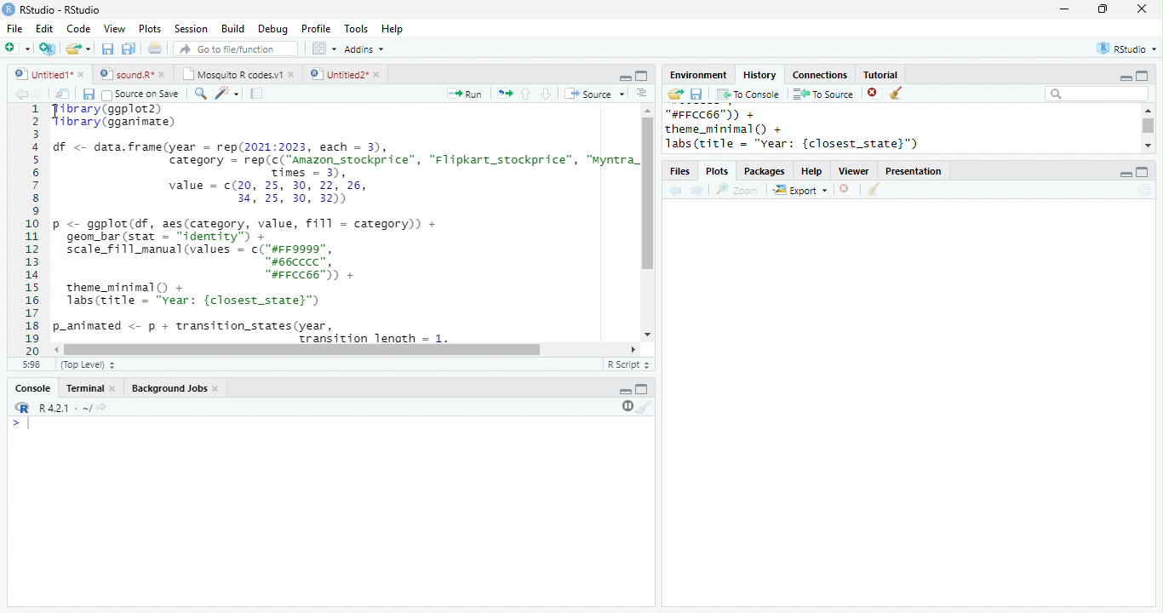 The width and height of the screenshot is (1163, 613). What do you see at coordinates (1149, 125) in the screenshot?
I see `scroll bar` at bounding box center [1149, 125].